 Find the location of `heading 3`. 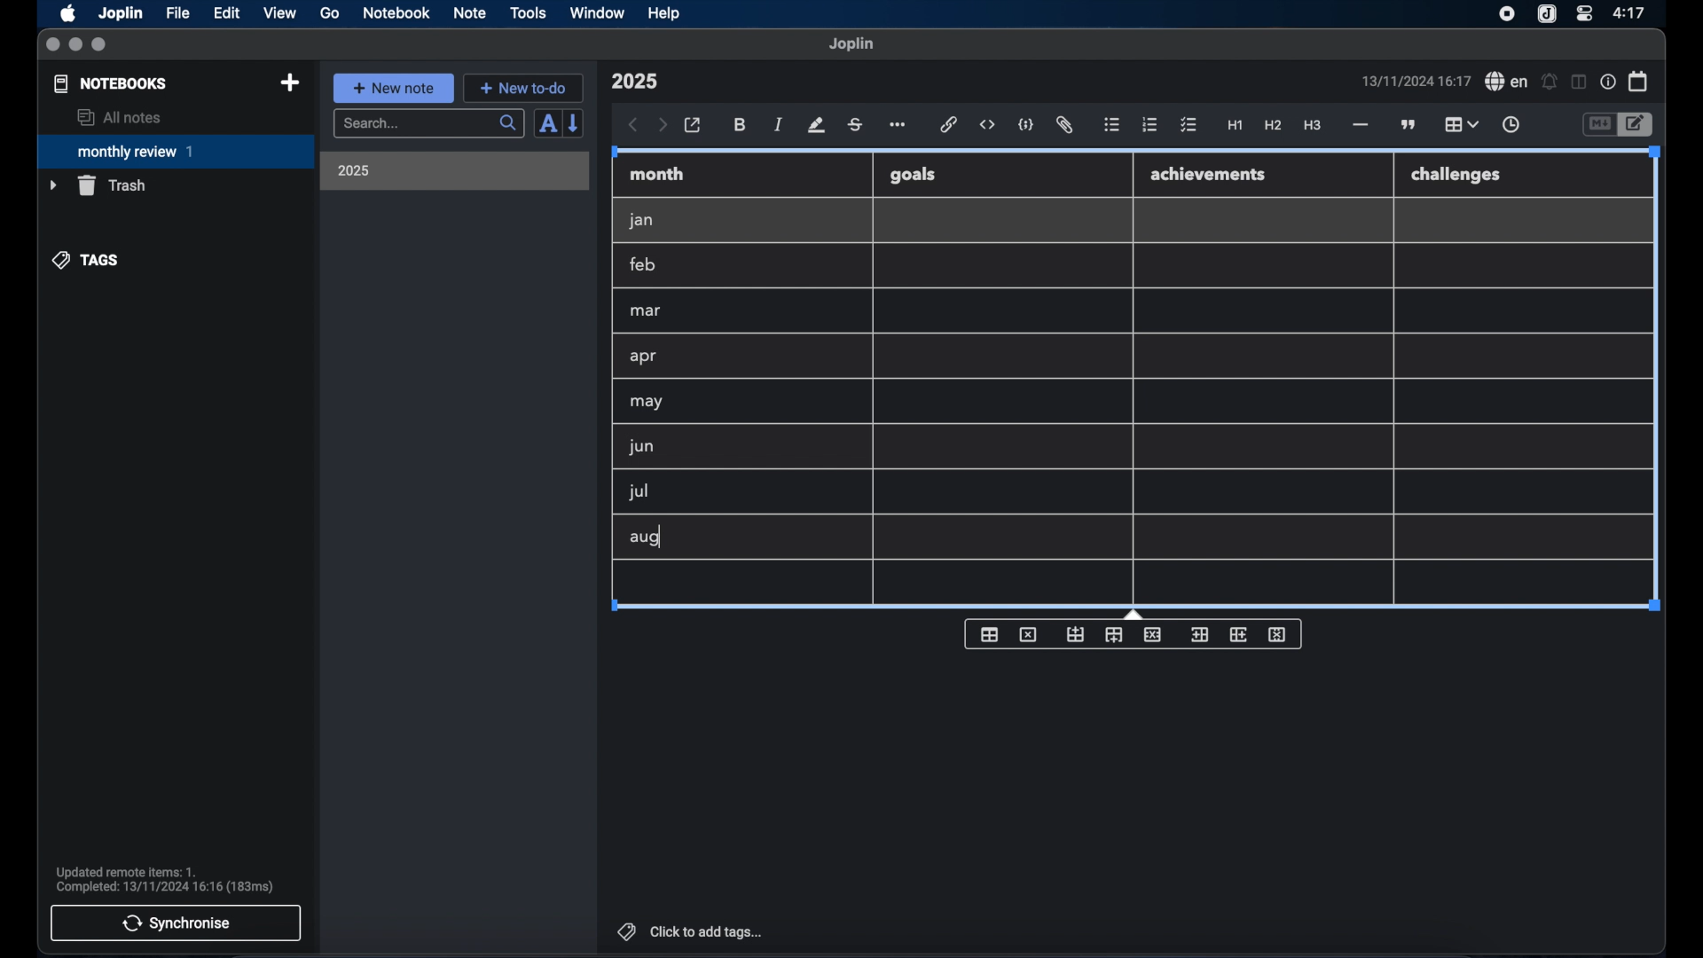

heading 3 is located at coordinates (1312, 126).